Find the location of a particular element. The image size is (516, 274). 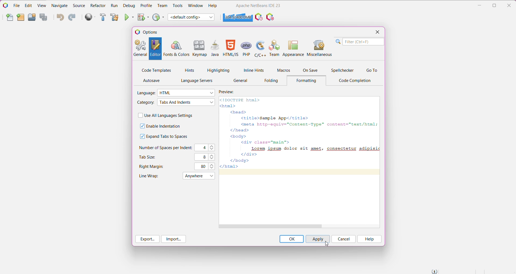

Enable Indentation is located at coordinates (164, 126).